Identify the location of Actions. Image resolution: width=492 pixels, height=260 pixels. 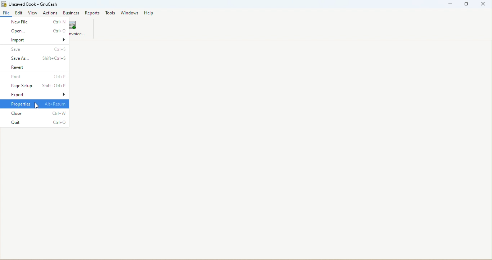
(51, 13).